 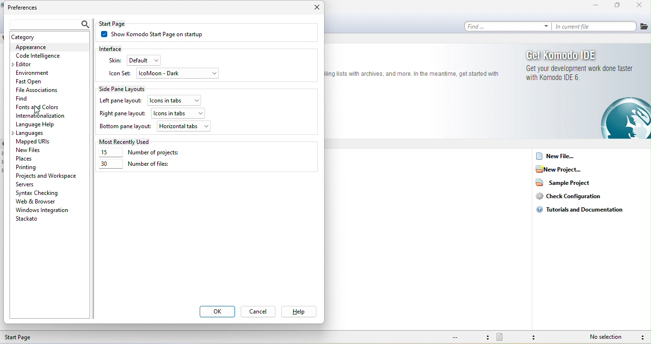 I want to click on languages, so click(x=37, y=133).